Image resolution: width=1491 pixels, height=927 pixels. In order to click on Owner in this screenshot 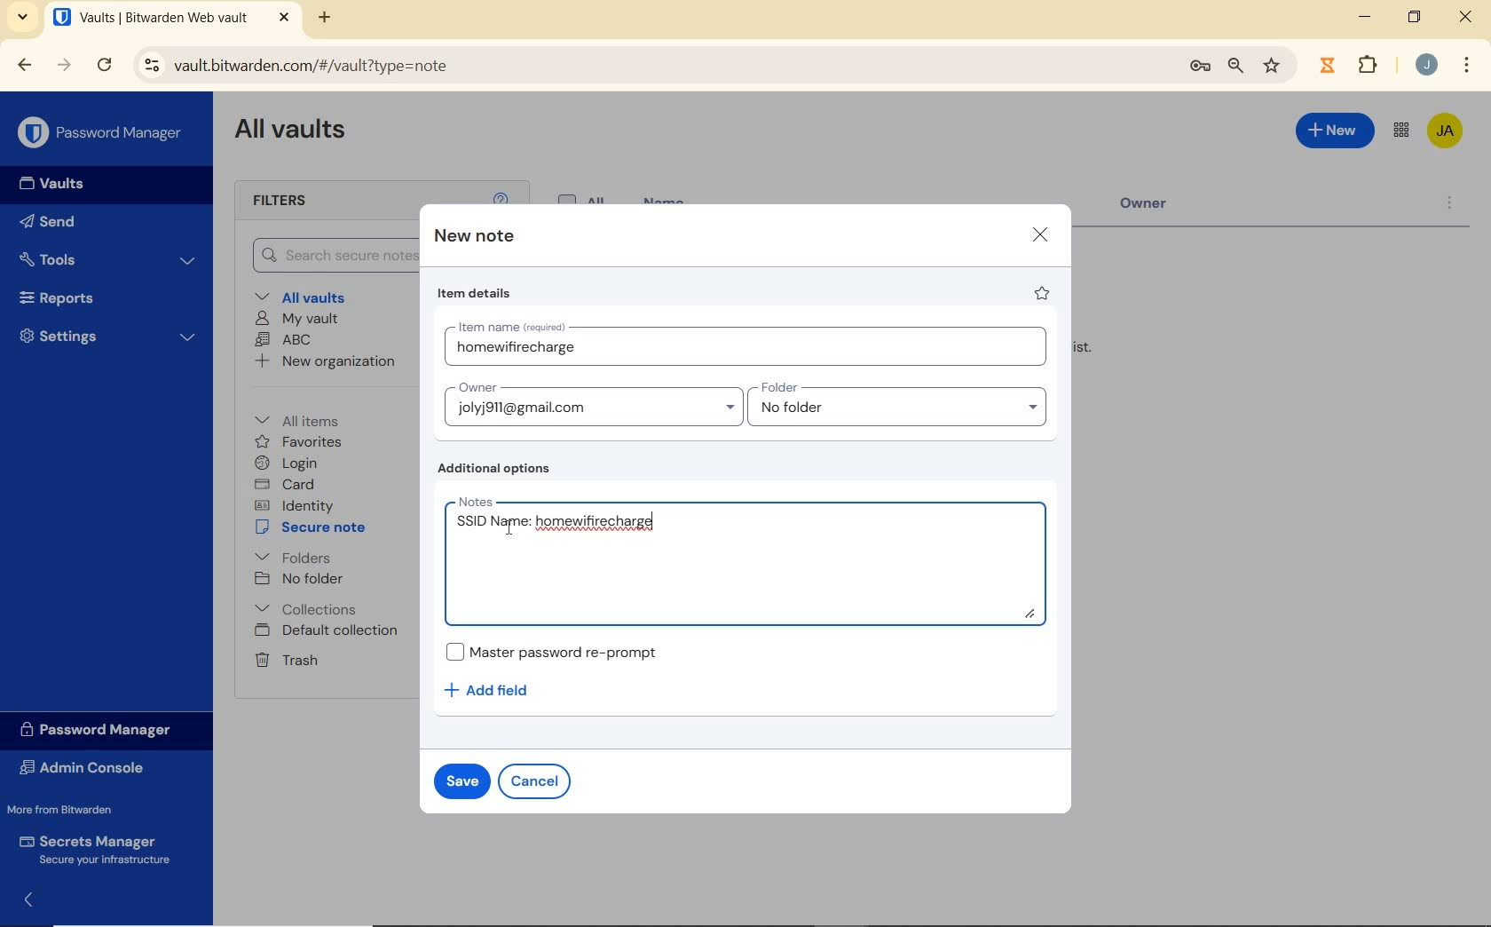, I will do `click(592, 403)`.